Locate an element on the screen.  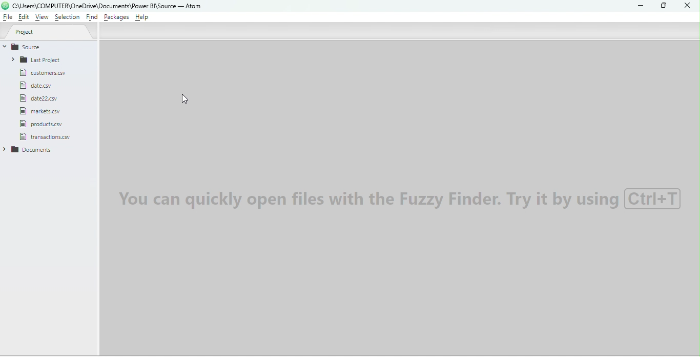
Minimize is located at coordinates (639, 6).